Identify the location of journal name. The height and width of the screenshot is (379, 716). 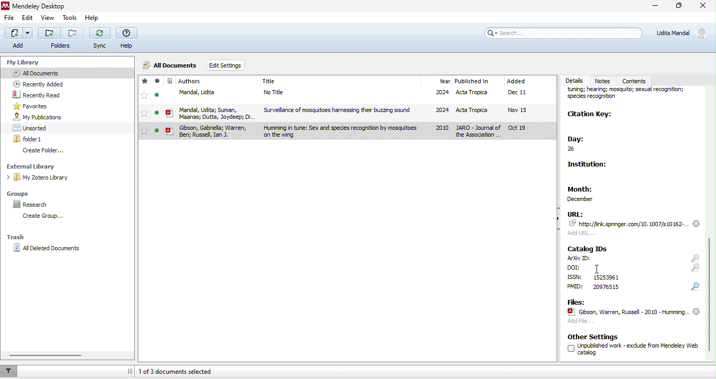
(631, 97).